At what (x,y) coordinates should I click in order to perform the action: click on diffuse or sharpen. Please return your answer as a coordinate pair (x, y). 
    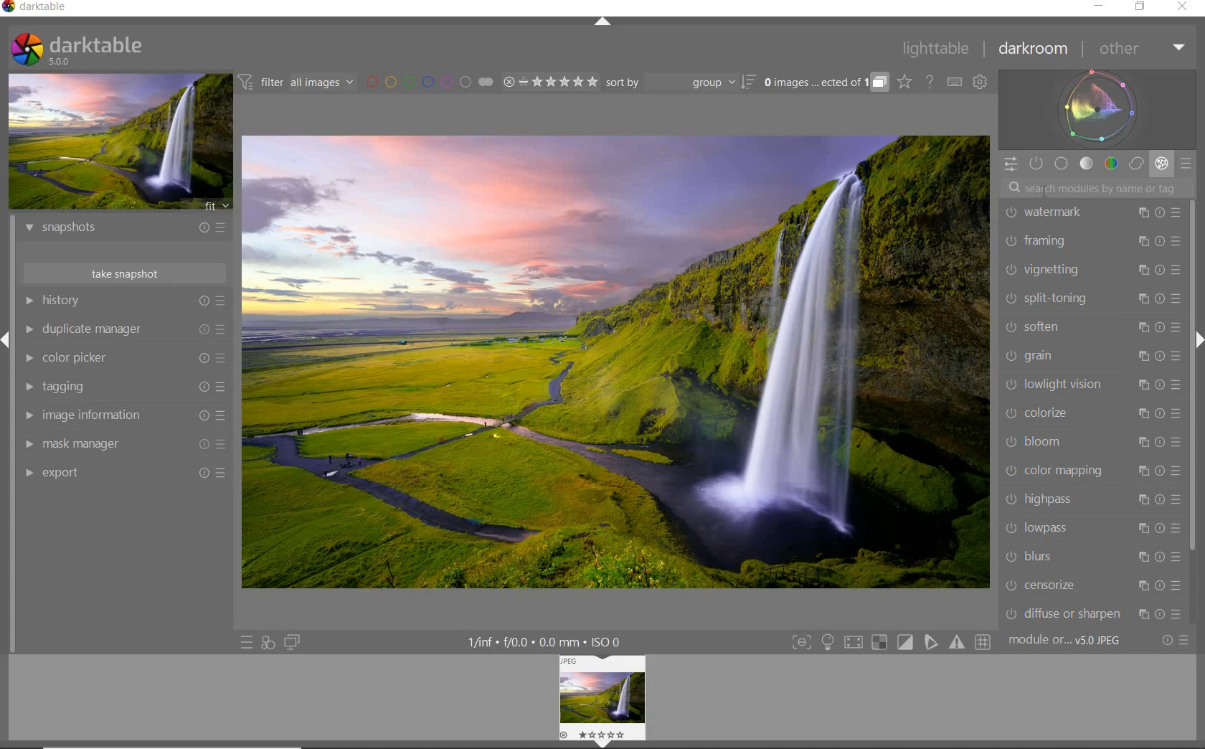
    Looking at the image, I should click on (1094, 613).